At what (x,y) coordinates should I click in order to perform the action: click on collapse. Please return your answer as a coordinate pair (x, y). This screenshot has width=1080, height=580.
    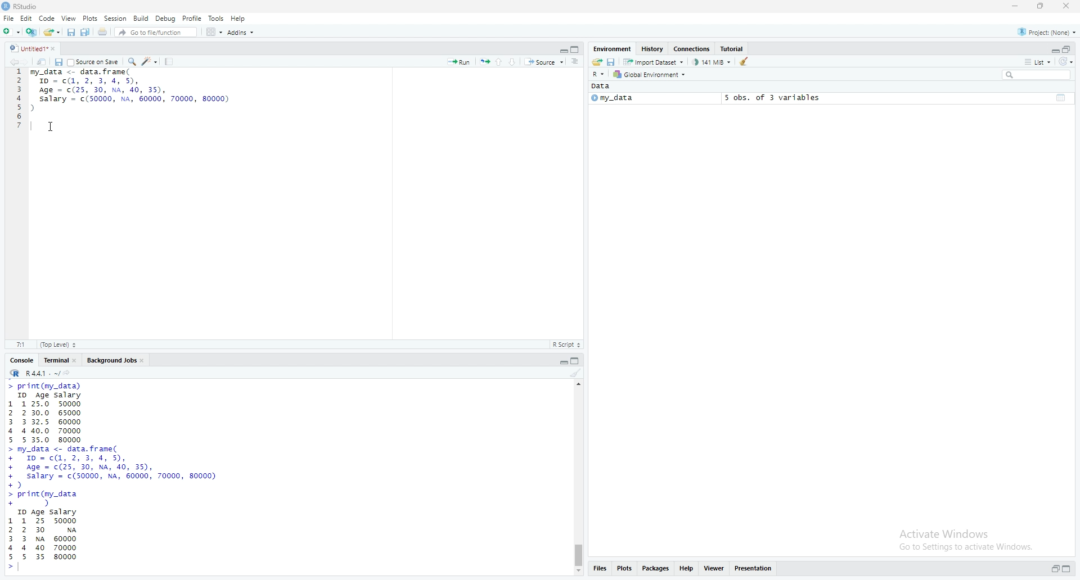
    Looking at the image, I should click on (1061, 97).